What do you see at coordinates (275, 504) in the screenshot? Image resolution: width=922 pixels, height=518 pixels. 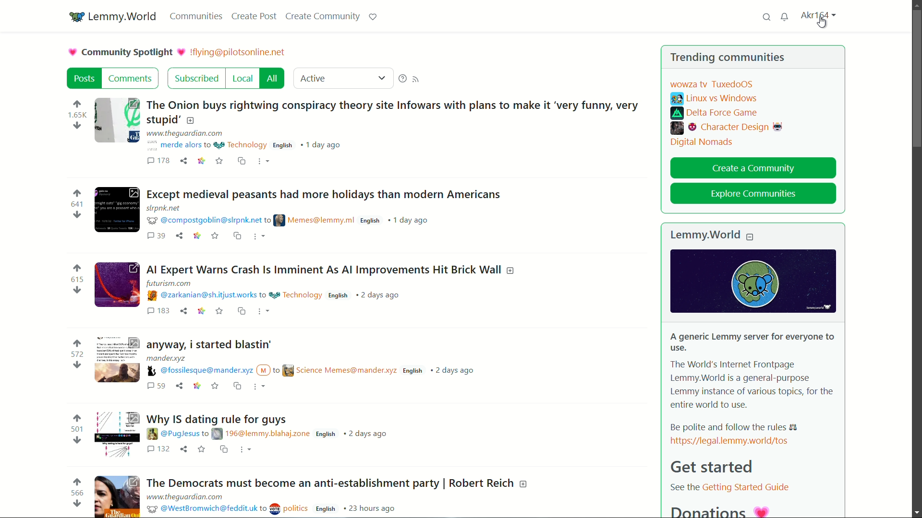 I see `post details` at bounding box center [275, 504].